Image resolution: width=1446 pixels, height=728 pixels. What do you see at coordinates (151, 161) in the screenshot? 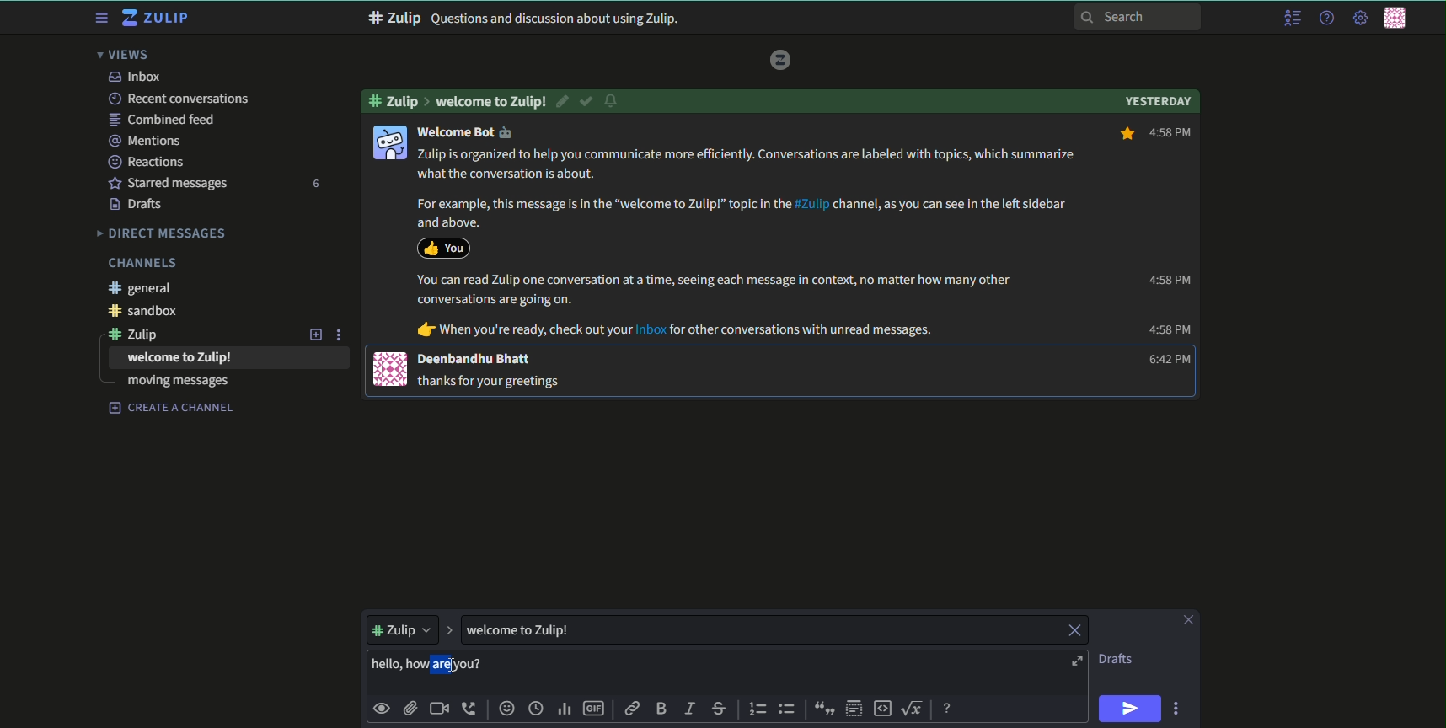
I see `Reactions` at bounding box center [151, 161].